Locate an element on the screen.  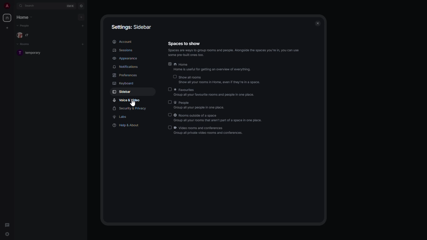
favorites is located at coordinates (216, 92).